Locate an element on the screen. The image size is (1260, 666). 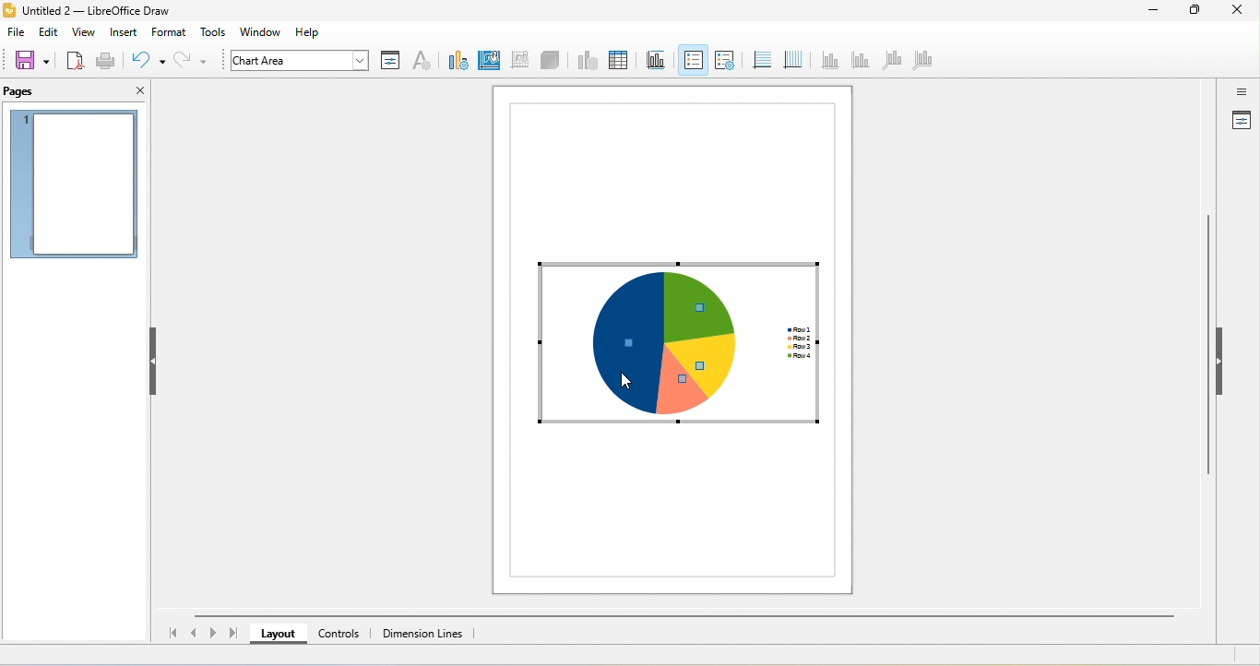
3D view is located at coordinates (552, 61).